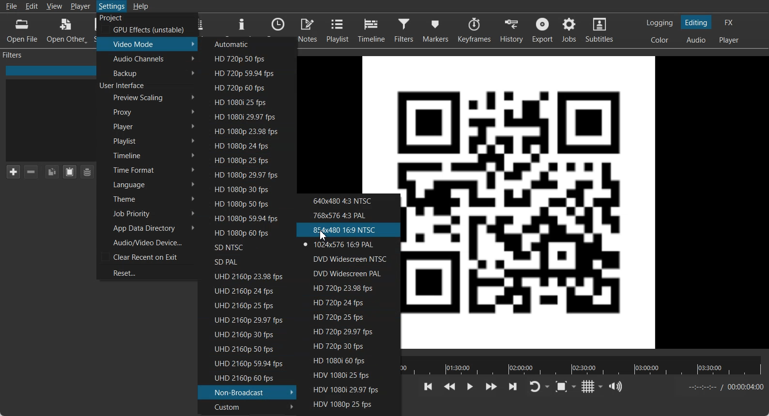 The height and width of the screenshot is (416, 769). I want to click on SD PAL, so click(243, 261).